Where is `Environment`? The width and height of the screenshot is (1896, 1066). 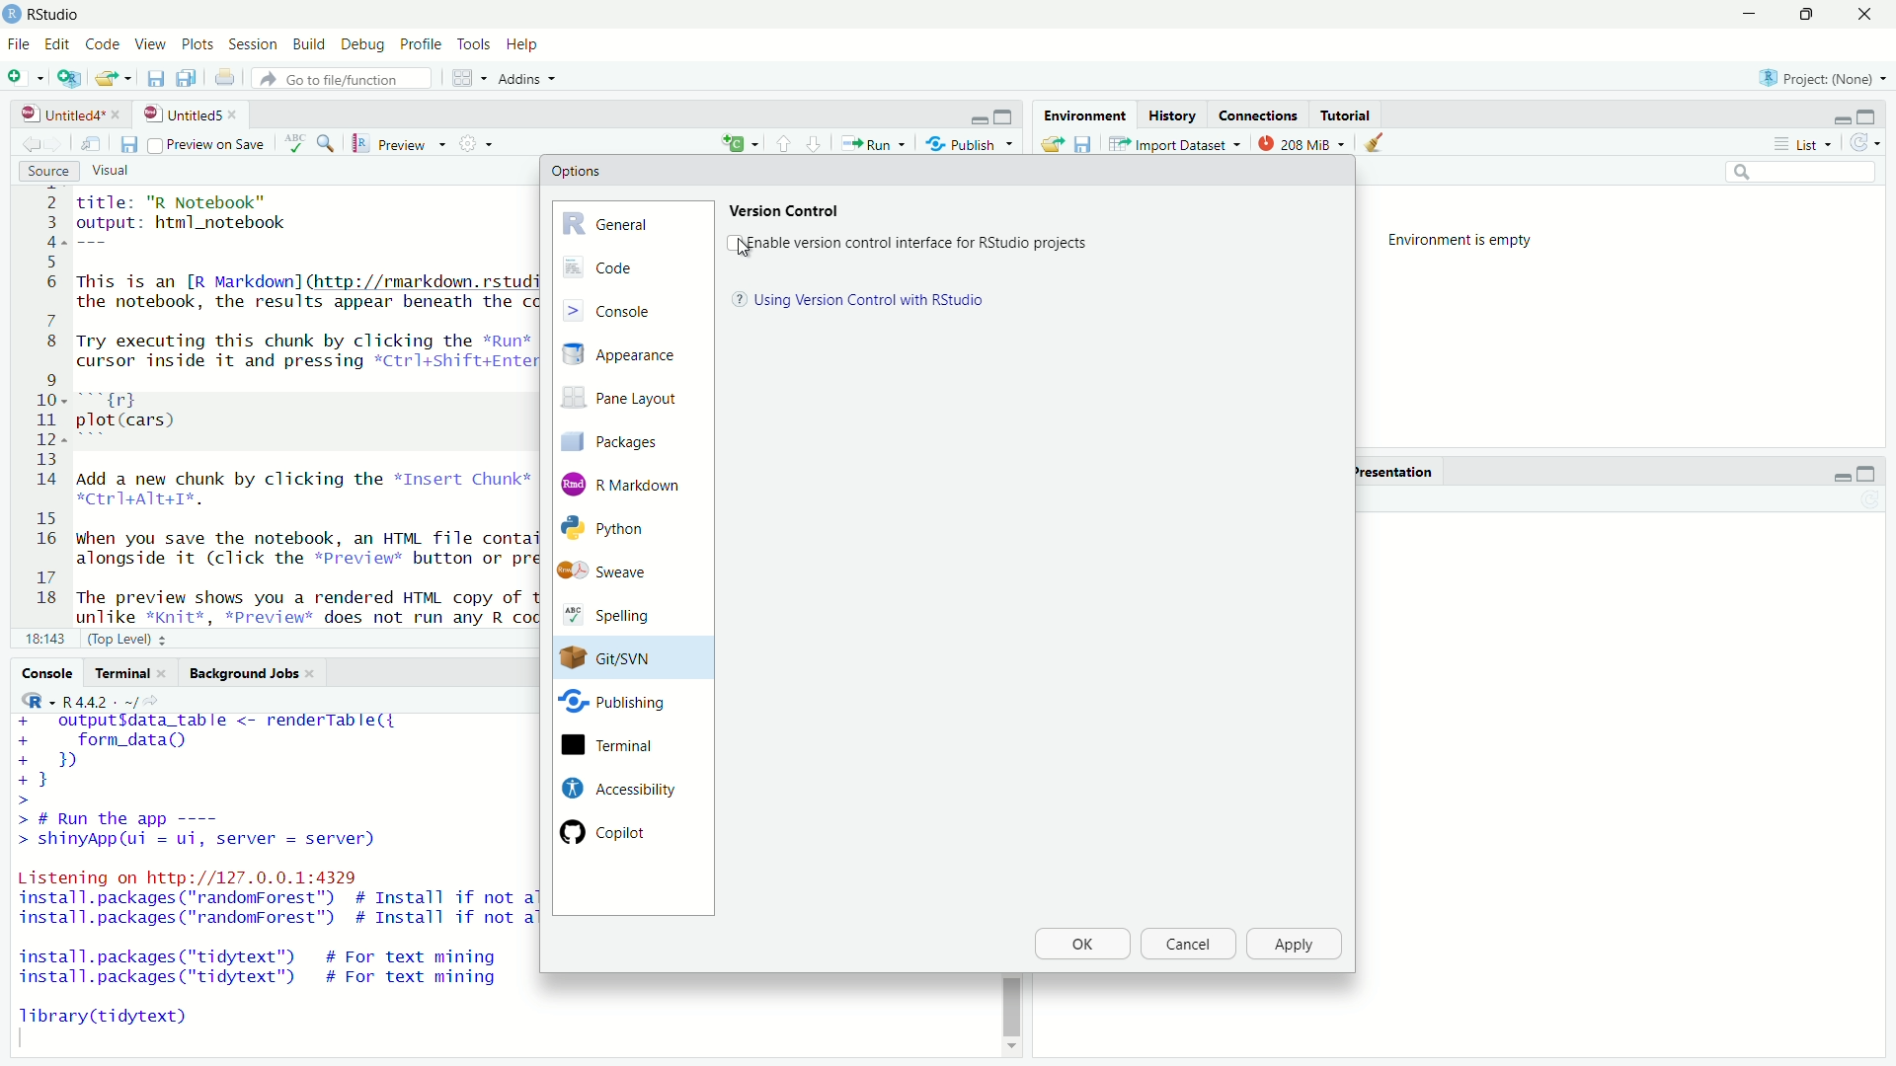
Environment is located at coordinates (1082, 114).